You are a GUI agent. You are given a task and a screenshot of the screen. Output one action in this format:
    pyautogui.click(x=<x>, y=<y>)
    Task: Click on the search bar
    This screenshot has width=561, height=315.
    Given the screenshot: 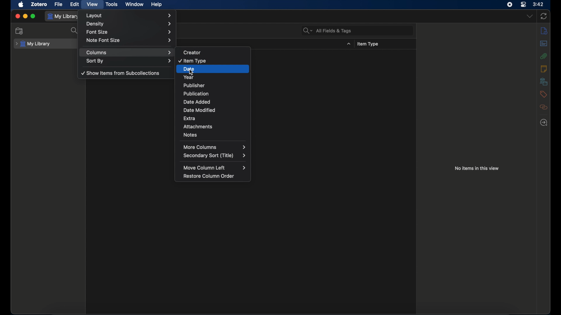 What is the action you would take?
    pyautogui.click(x=328, y=31)
    